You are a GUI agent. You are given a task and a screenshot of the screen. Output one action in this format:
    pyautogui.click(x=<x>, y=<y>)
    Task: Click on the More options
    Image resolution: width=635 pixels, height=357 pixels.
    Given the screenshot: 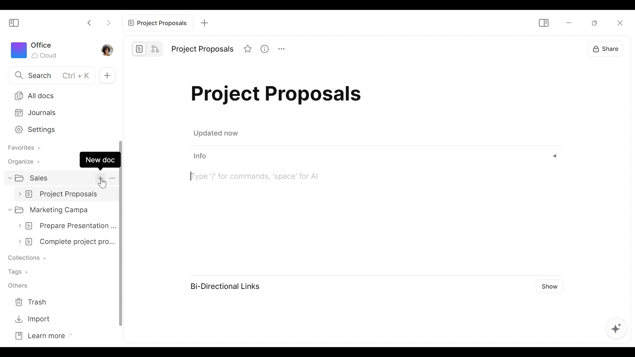 What is the action you would take?
    pyautogui.click(x=112, y=178)
    